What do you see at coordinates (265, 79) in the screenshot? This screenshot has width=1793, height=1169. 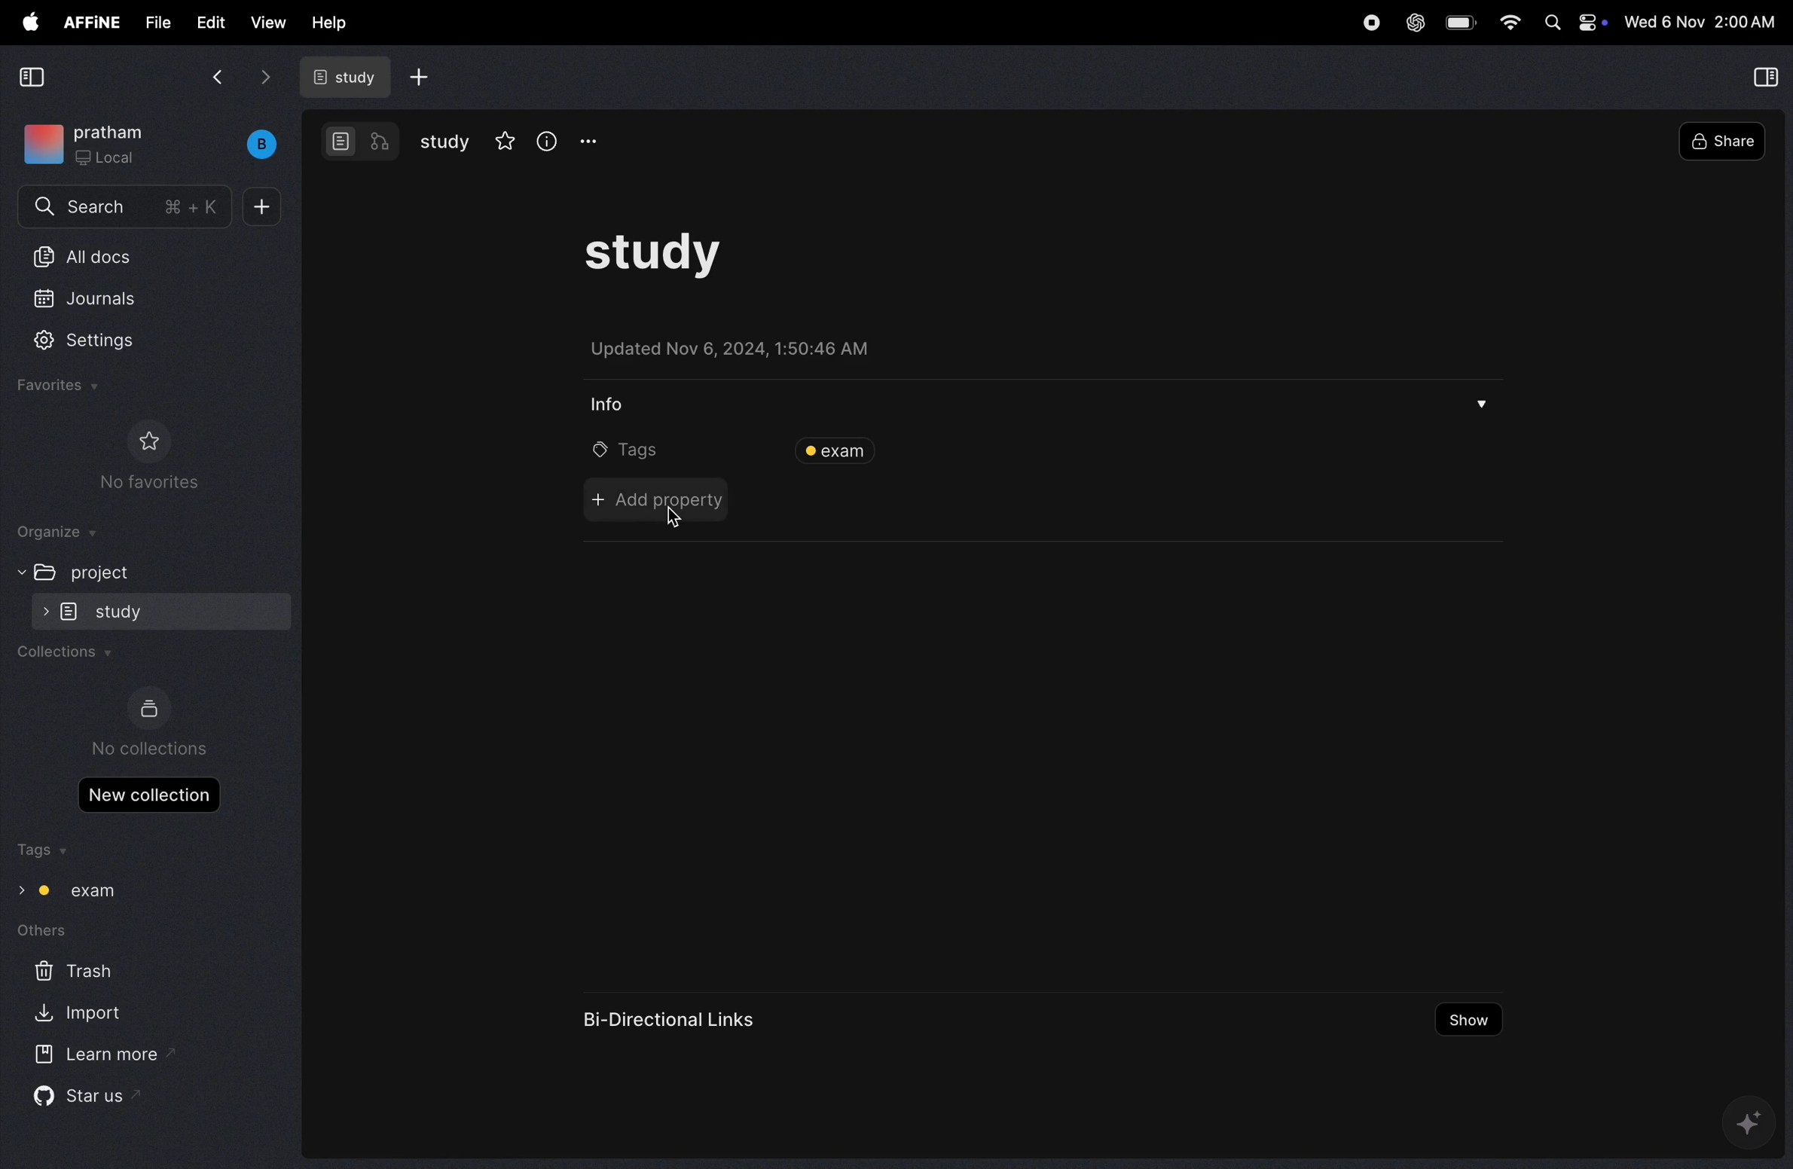 I see `forward` at bounding box center [265, 79].